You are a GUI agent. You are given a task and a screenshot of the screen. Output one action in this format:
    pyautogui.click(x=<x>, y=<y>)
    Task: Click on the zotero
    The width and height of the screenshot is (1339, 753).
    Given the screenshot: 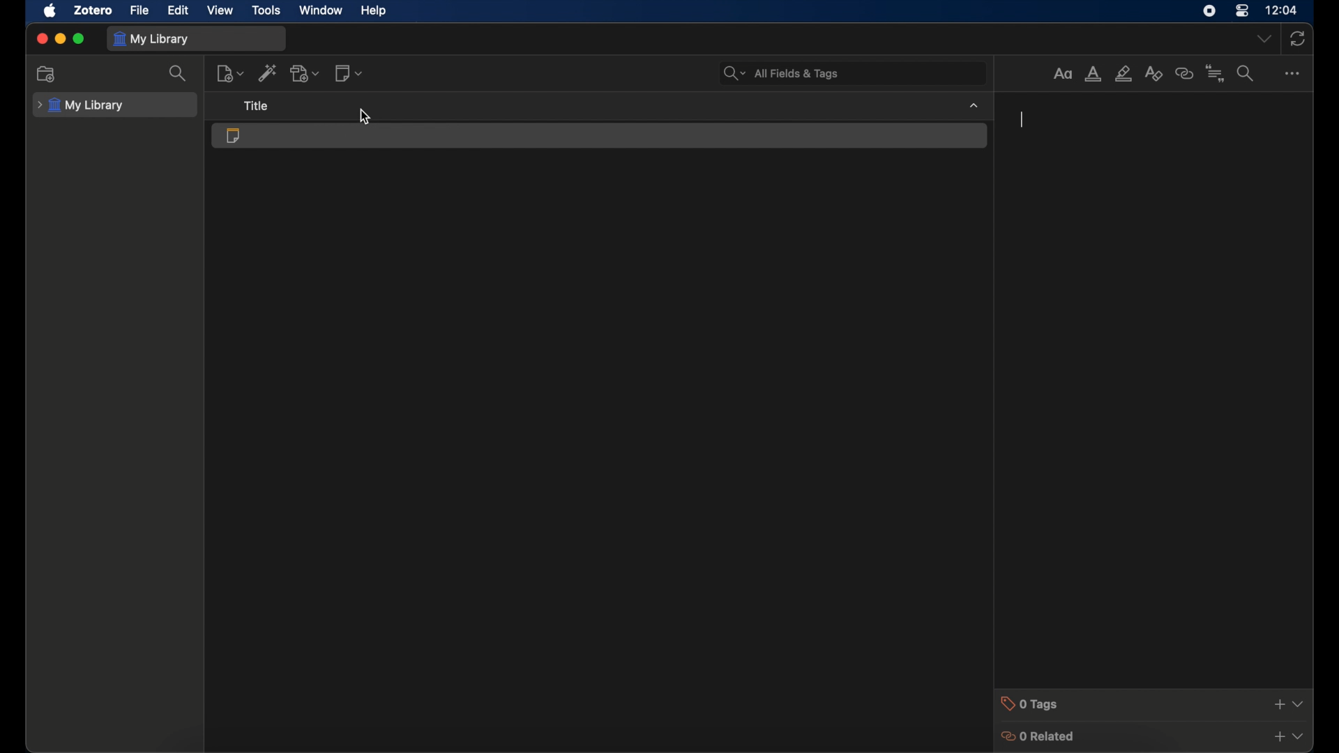 What is the action you would take?
    pyautogui.click(x=93, y=10)
    